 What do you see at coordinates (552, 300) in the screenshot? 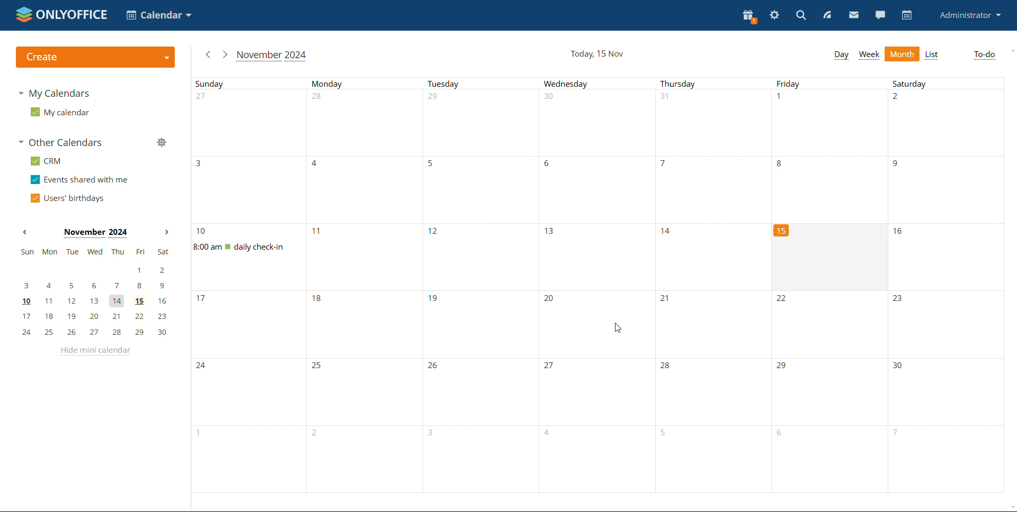
I see `Number` at bounding box center [552, 300].